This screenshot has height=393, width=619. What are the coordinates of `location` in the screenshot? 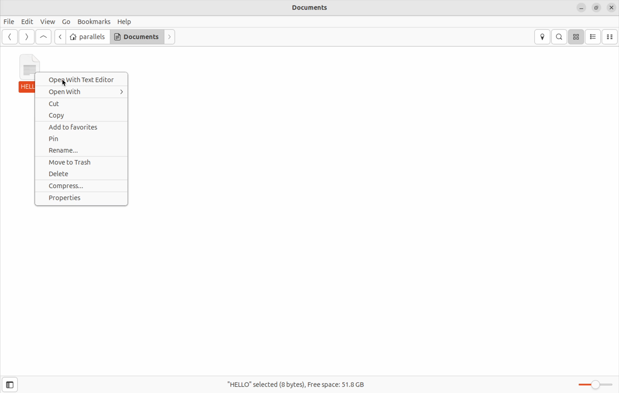 It's located at (541, 36).